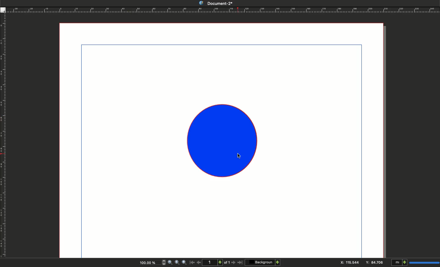  I want to click on Y: 84.706, so click(375, 262).